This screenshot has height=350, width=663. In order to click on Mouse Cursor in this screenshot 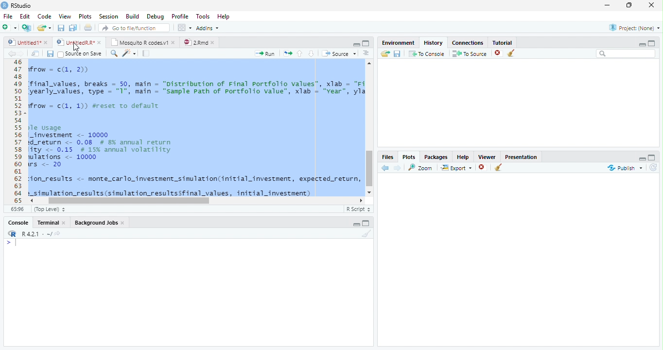, I will do `click(75, 47)`.